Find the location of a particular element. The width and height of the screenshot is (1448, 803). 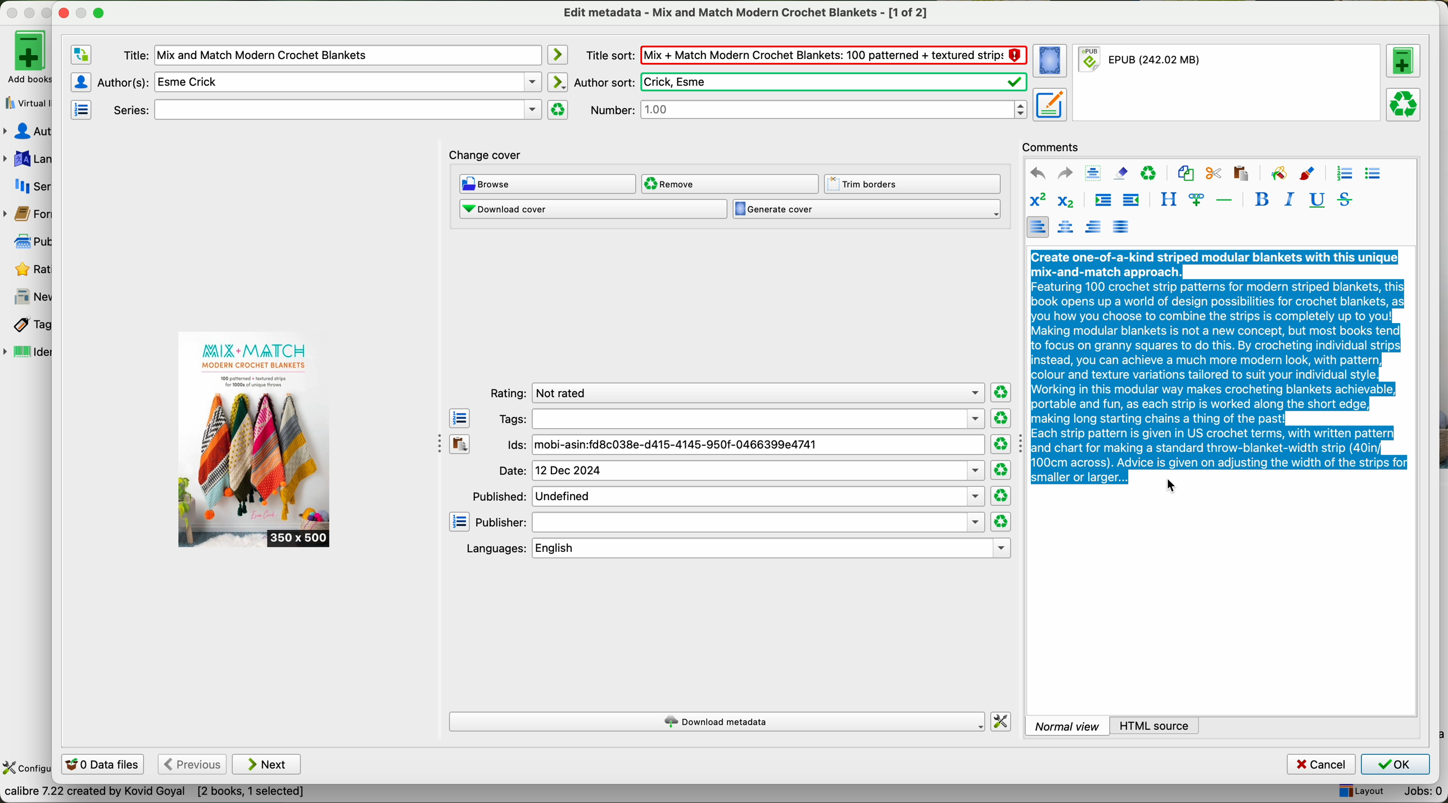

languages is located at coordinates (27, 159).